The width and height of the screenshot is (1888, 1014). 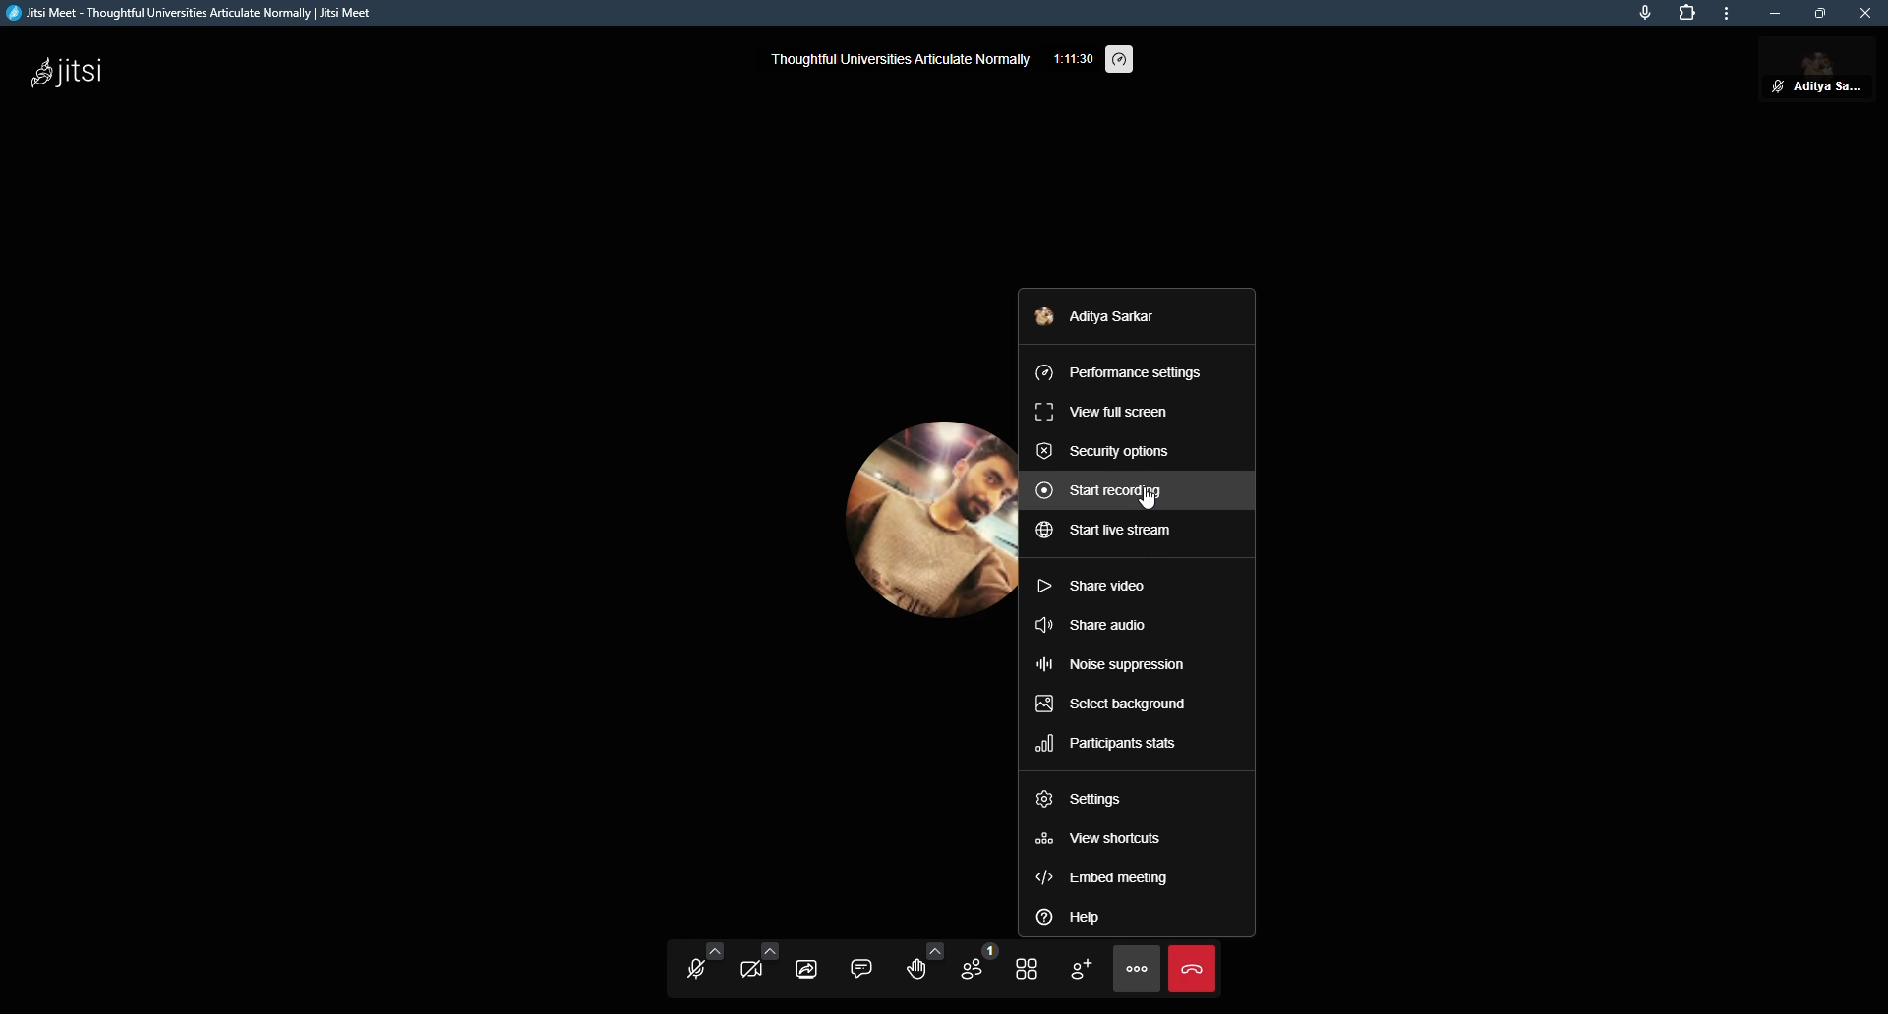 I want to click on noise suppression, so click(x=1111, y=663).